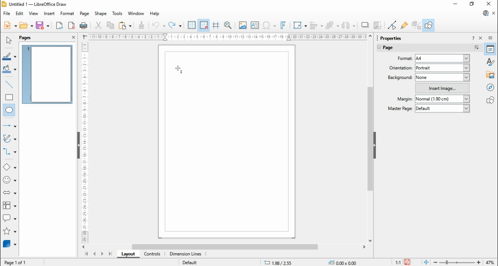  What do you see at coordinates (485, 13) in the screenshot?
I see `libre office update` at bounding box center [485, 13].